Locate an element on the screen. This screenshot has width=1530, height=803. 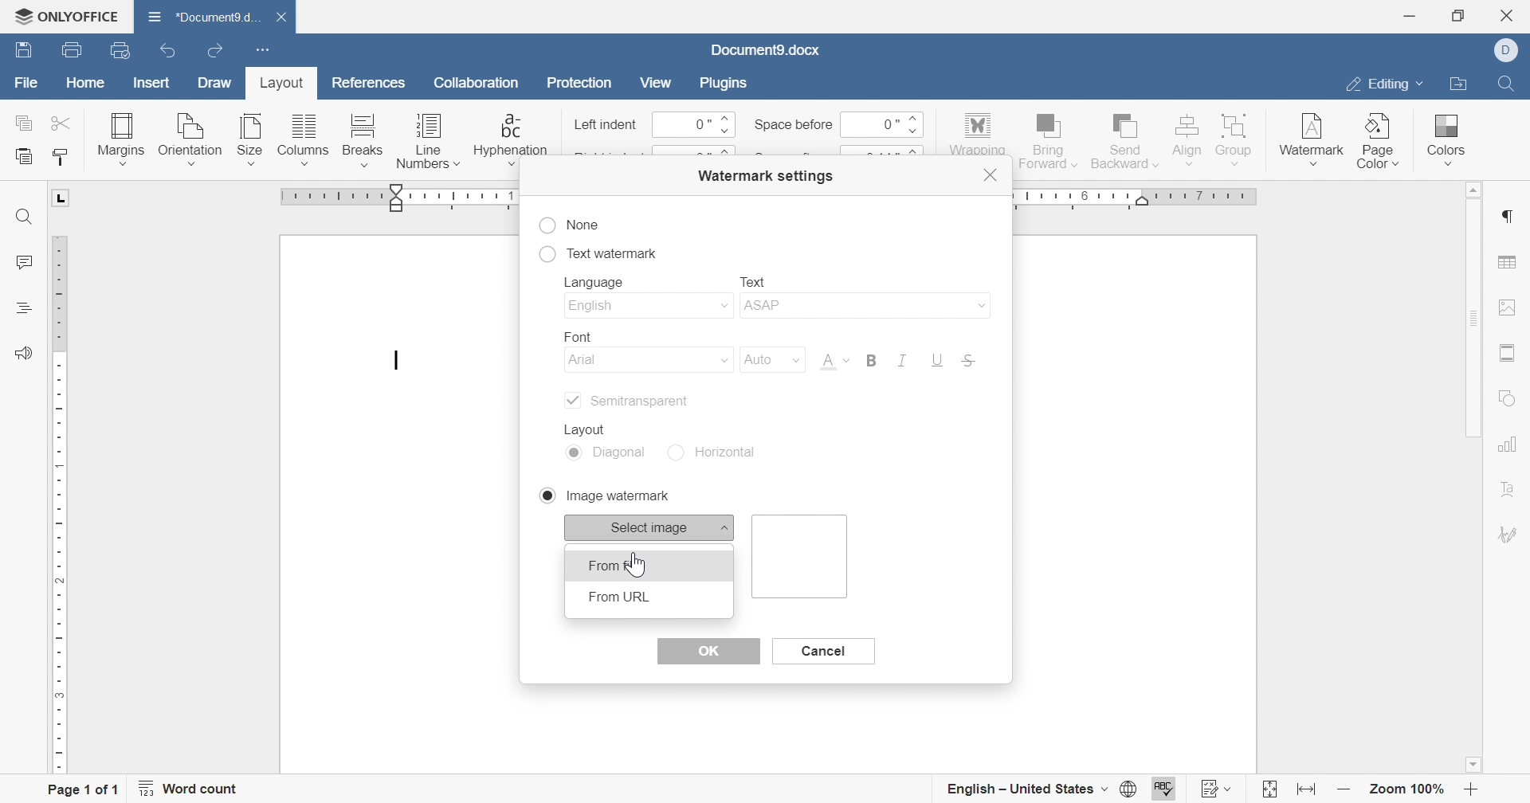
copy style is located at coordinates (62, 157).